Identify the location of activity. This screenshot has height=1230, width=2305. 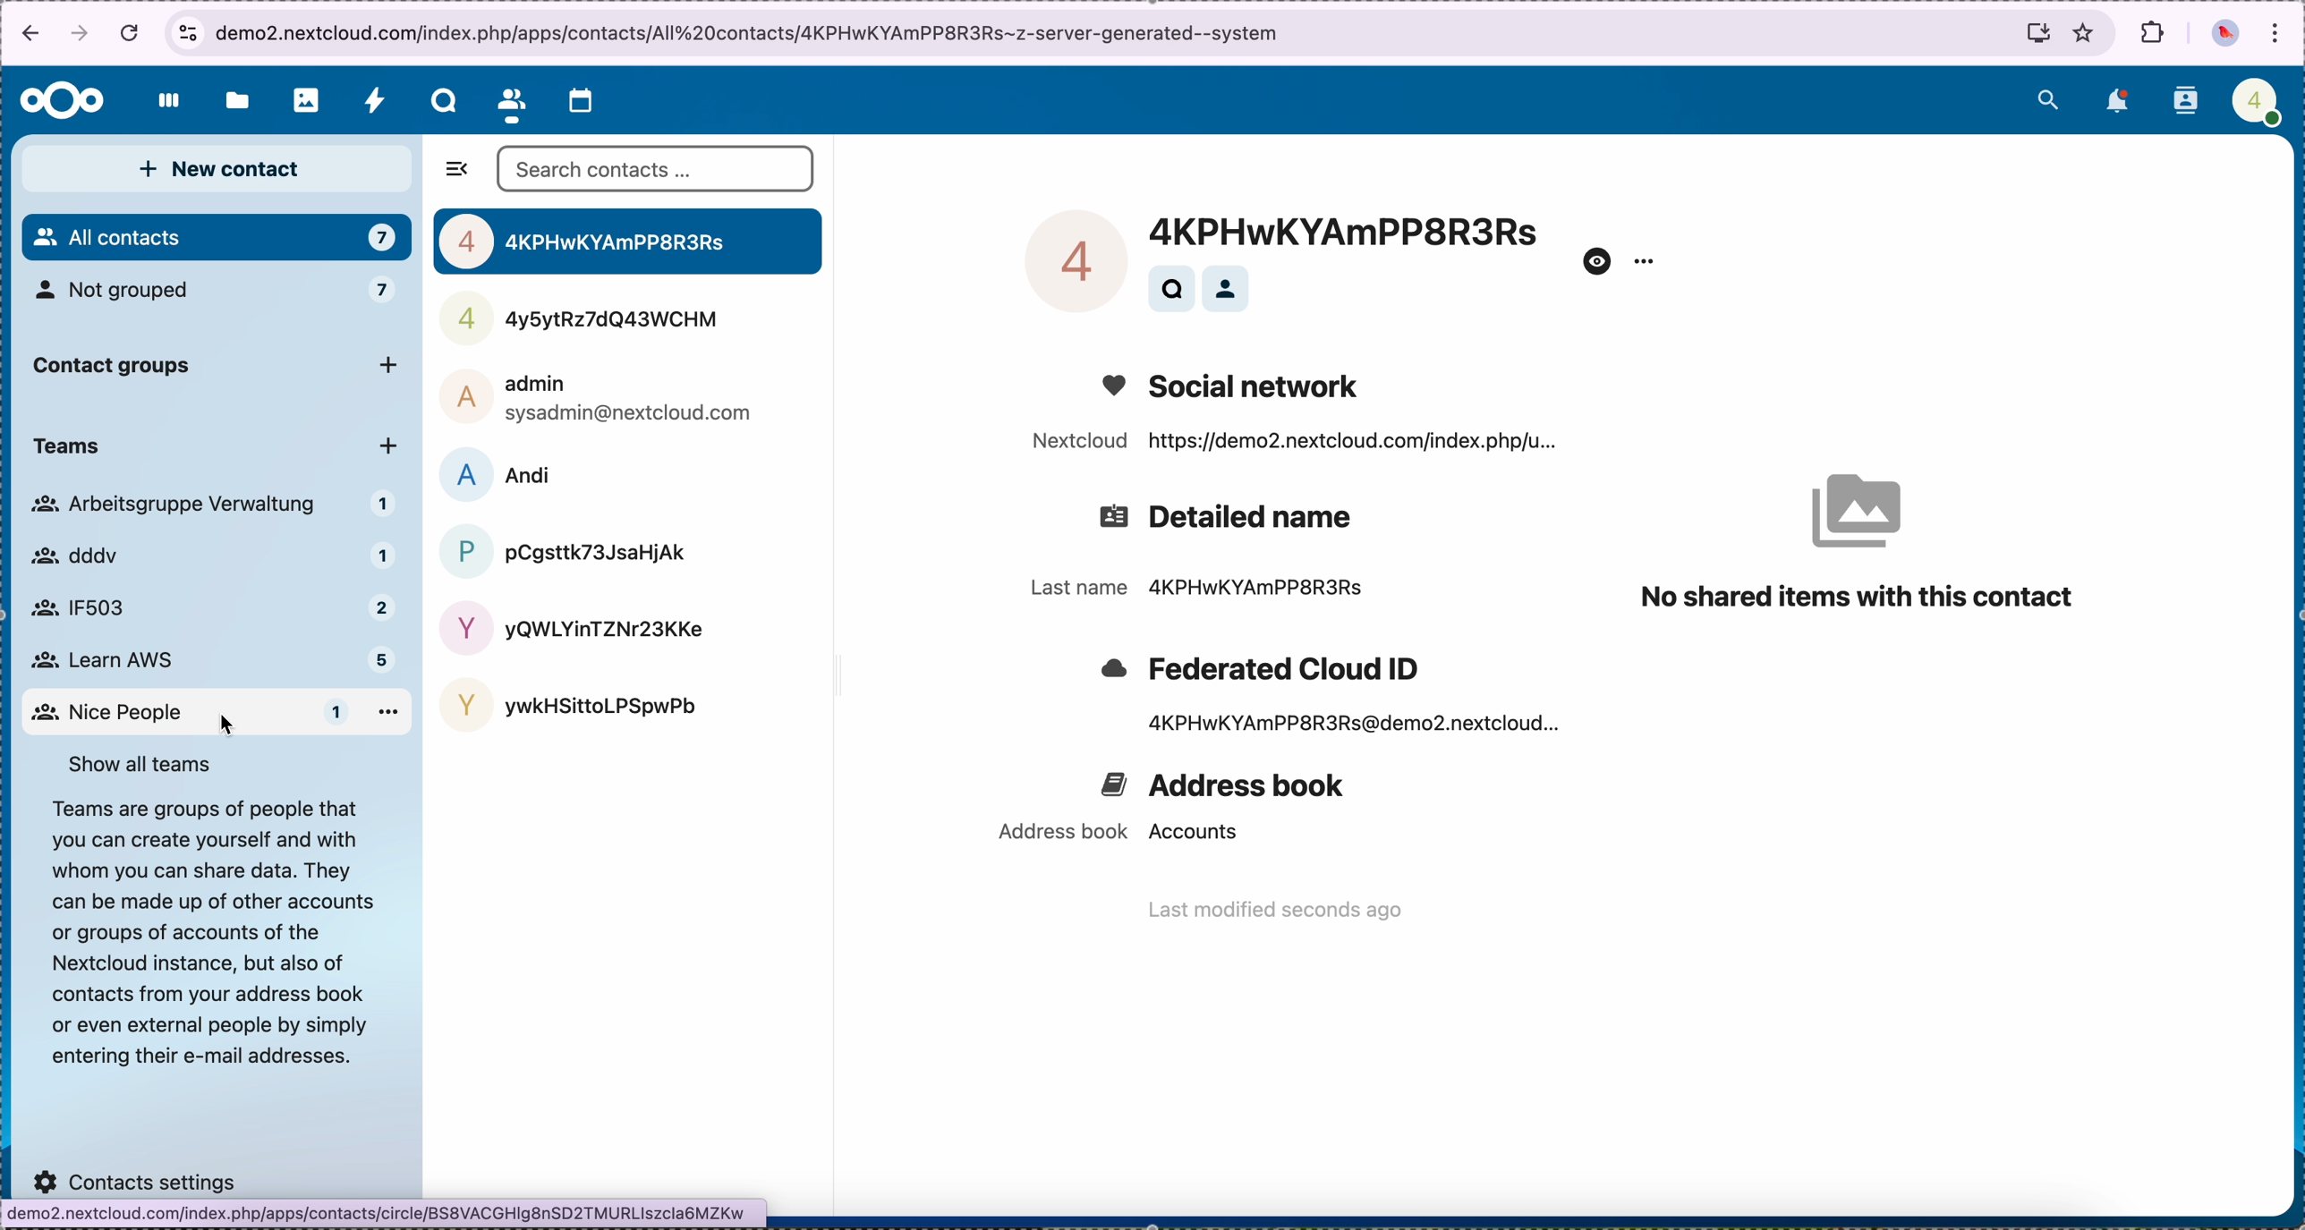
(373, 100).